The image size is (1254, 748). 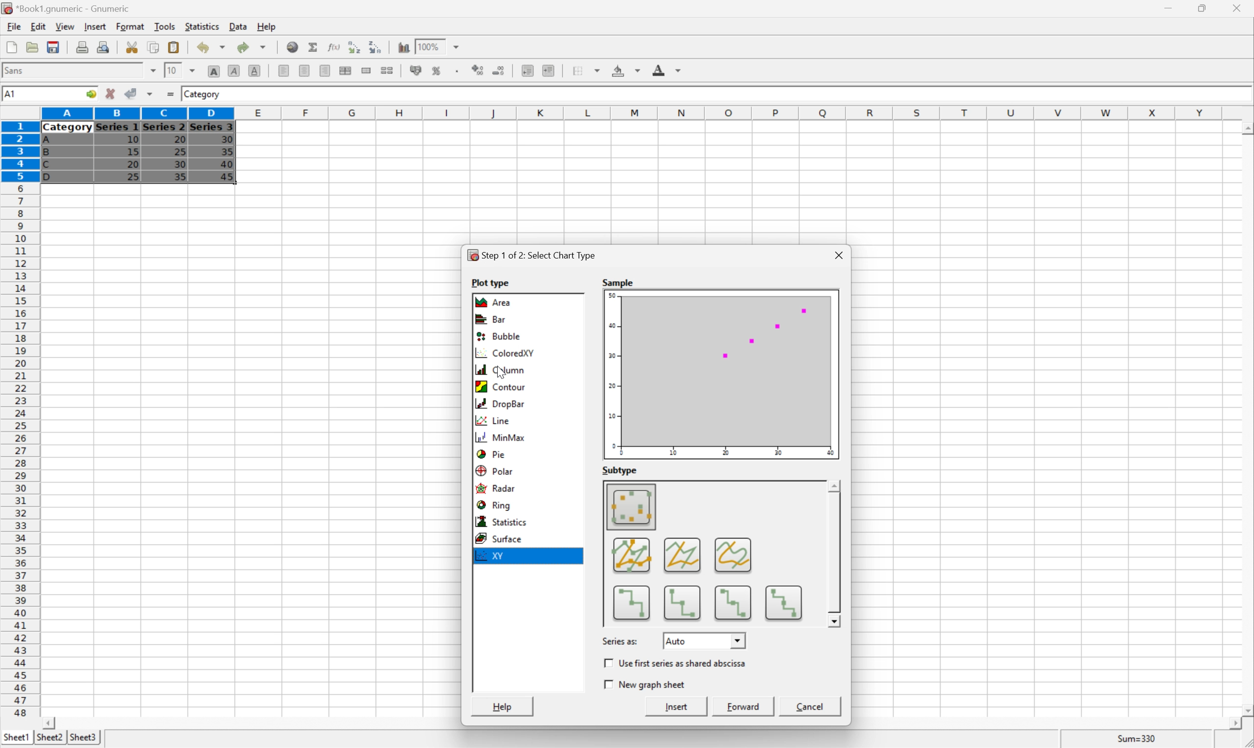 What do you see at coordinates (203, 27) in the screenshot?
I see `Statistics` at bounding box center [203, 27].